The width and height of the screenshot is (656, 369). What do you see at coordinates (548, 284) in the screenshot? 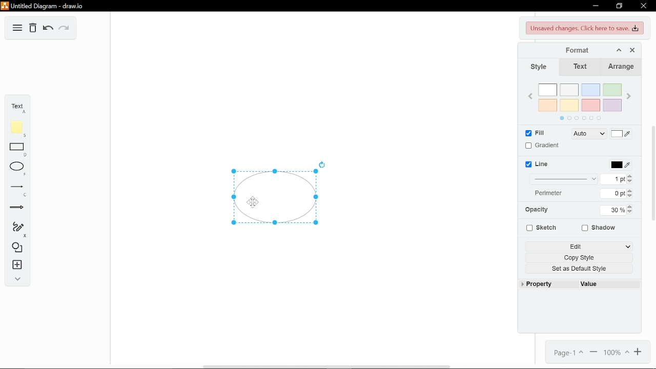
I see `Property` at bounding box center [548, 284].